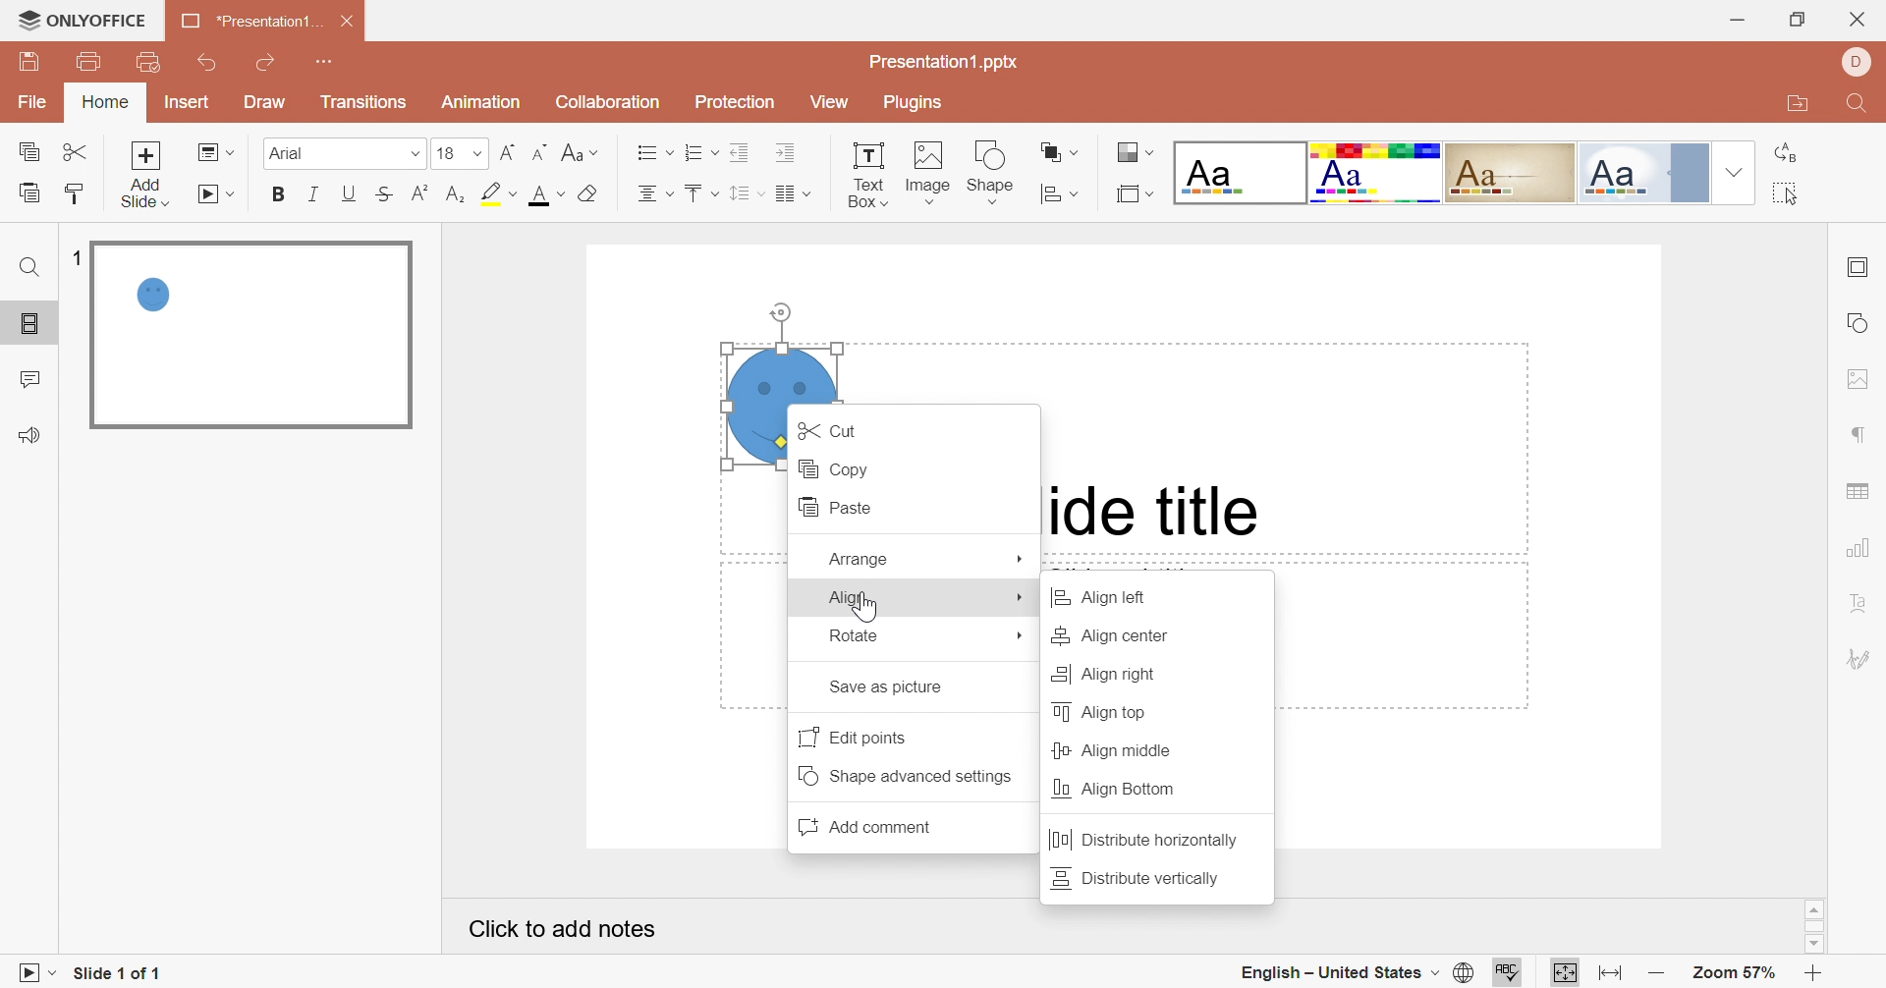  What do you see at coordinates (145, 60) in the screenshot?
I see `Quick Print` at bounding box center [145, 60].